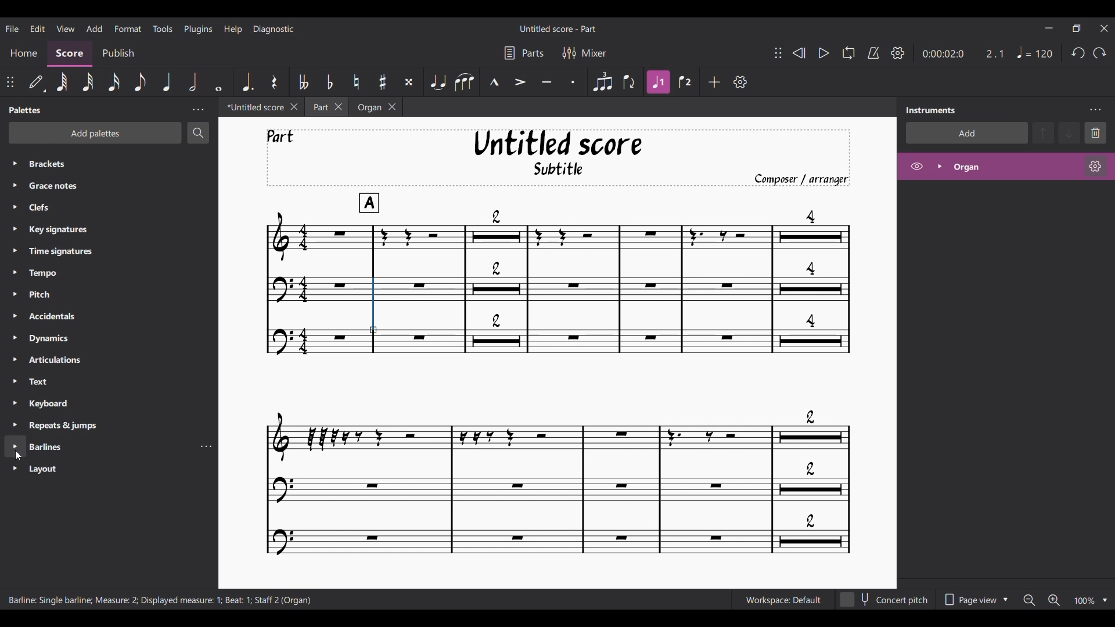 The width and height of the screenshot is (1115, 627). What do you see at coordinates (160, 600) in the screenshot?
I see `Description of current selection` at bounding box center [160, 600].